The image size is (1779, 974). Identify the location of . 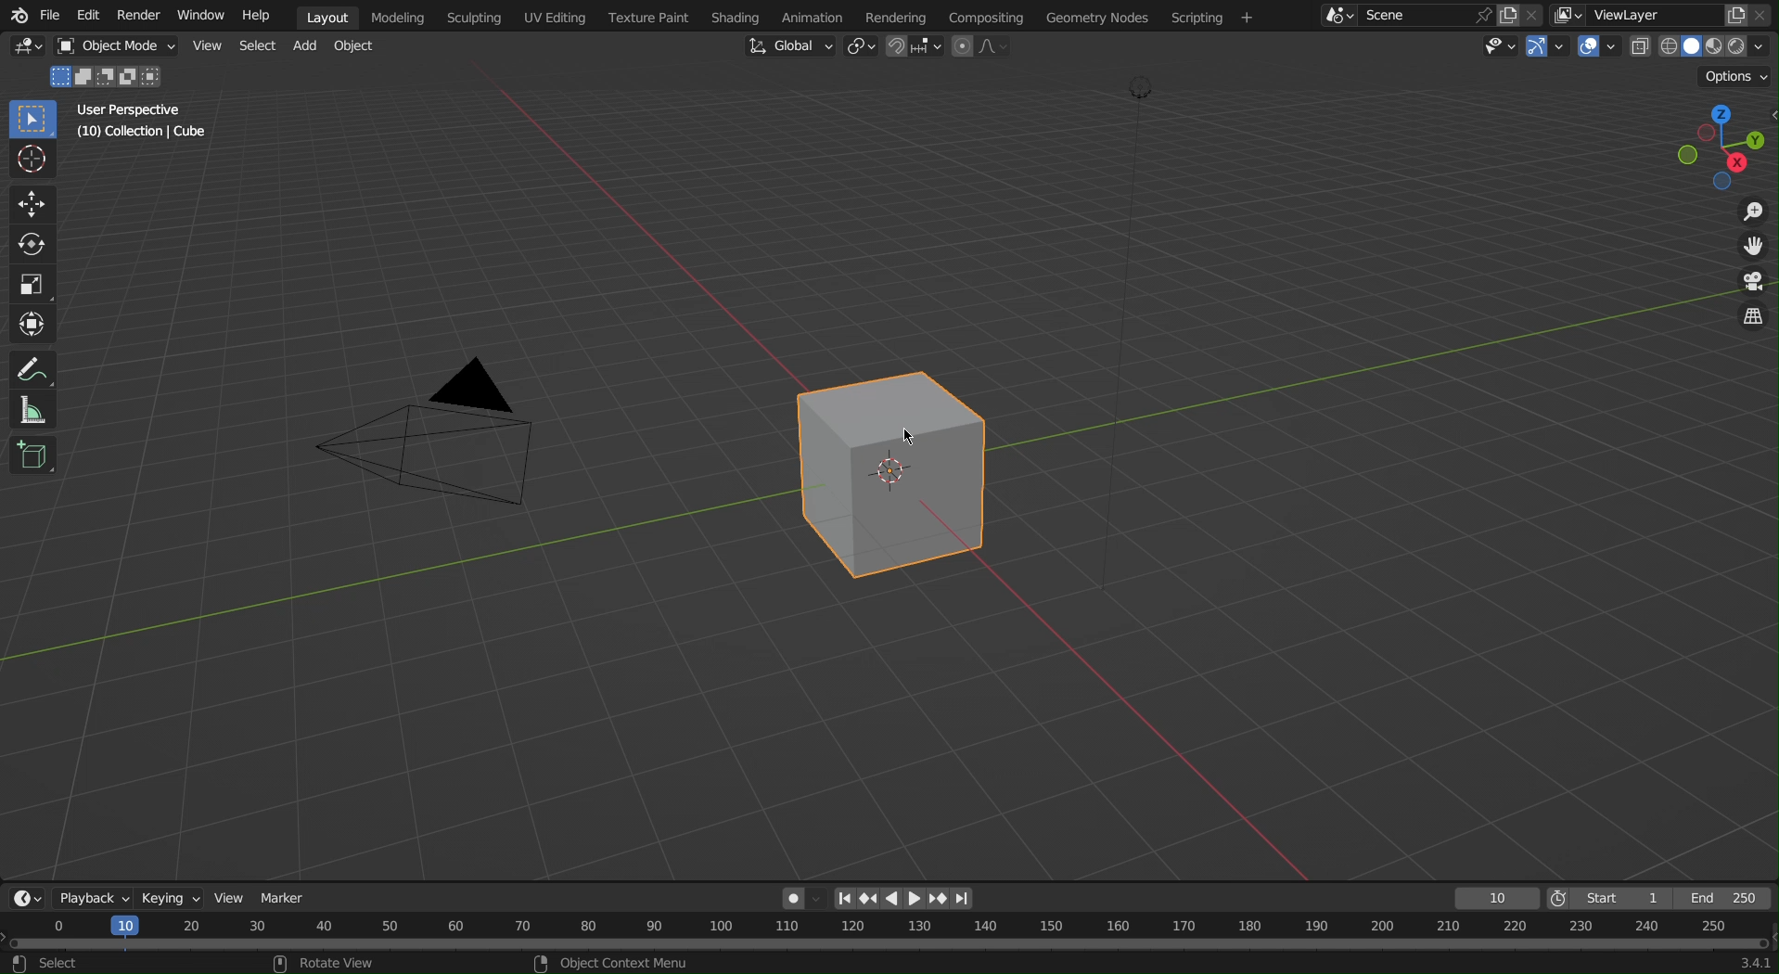
(1208, 18).